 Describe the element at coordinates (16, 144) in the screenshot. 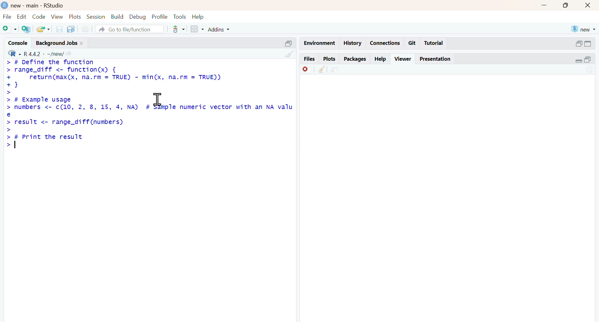

I see `typing indicator` at that location.